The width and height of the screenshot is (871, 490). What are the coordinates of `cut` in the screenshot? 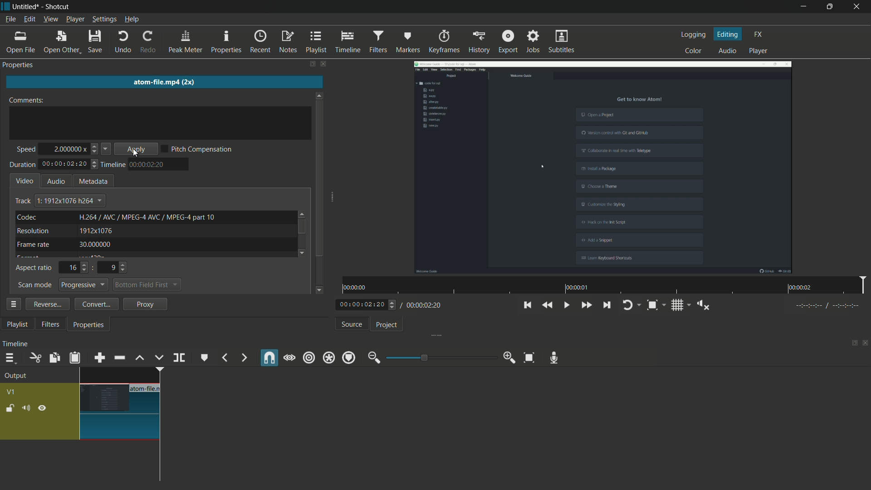 It's located at (34, 358).